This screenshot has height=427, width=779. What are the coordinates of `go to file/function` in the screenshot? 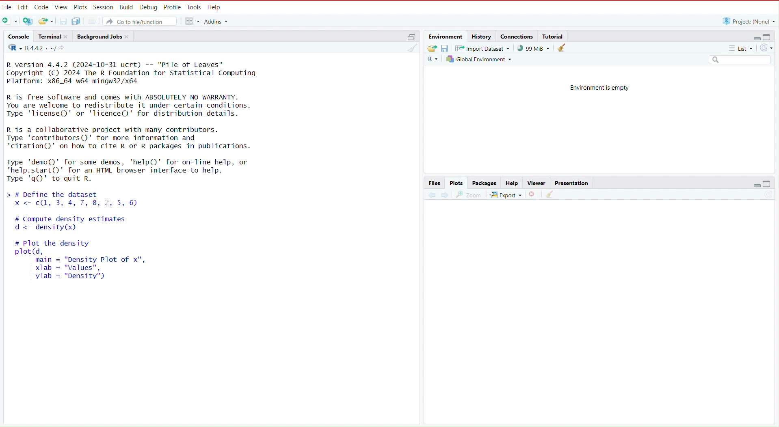 It's located at (141, 21).